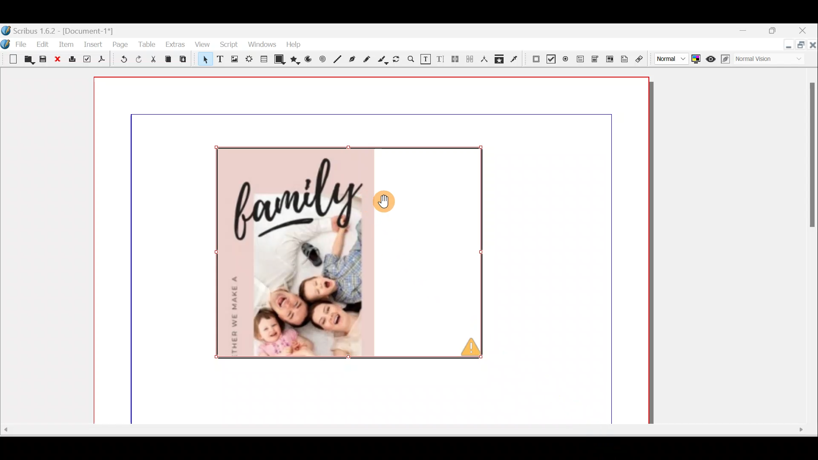 Image resolution: width=818 pixels, height=460 pixels. Describe the element at coordinates (514, 58) in the screenshot. I see `Eye dropper` at that location.